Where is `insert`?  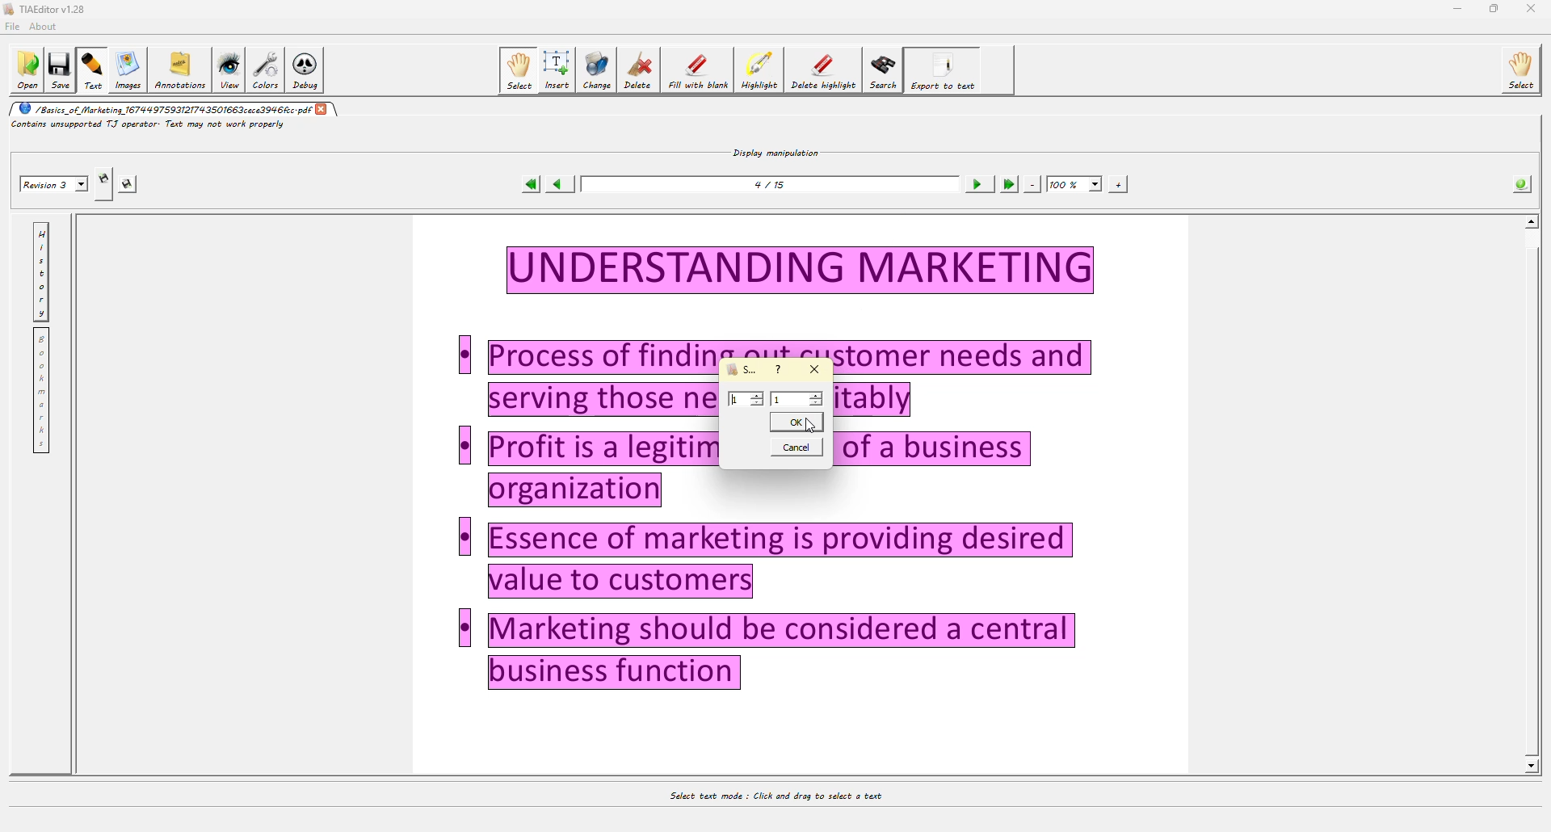
insert is located at coordinates (557, 71).